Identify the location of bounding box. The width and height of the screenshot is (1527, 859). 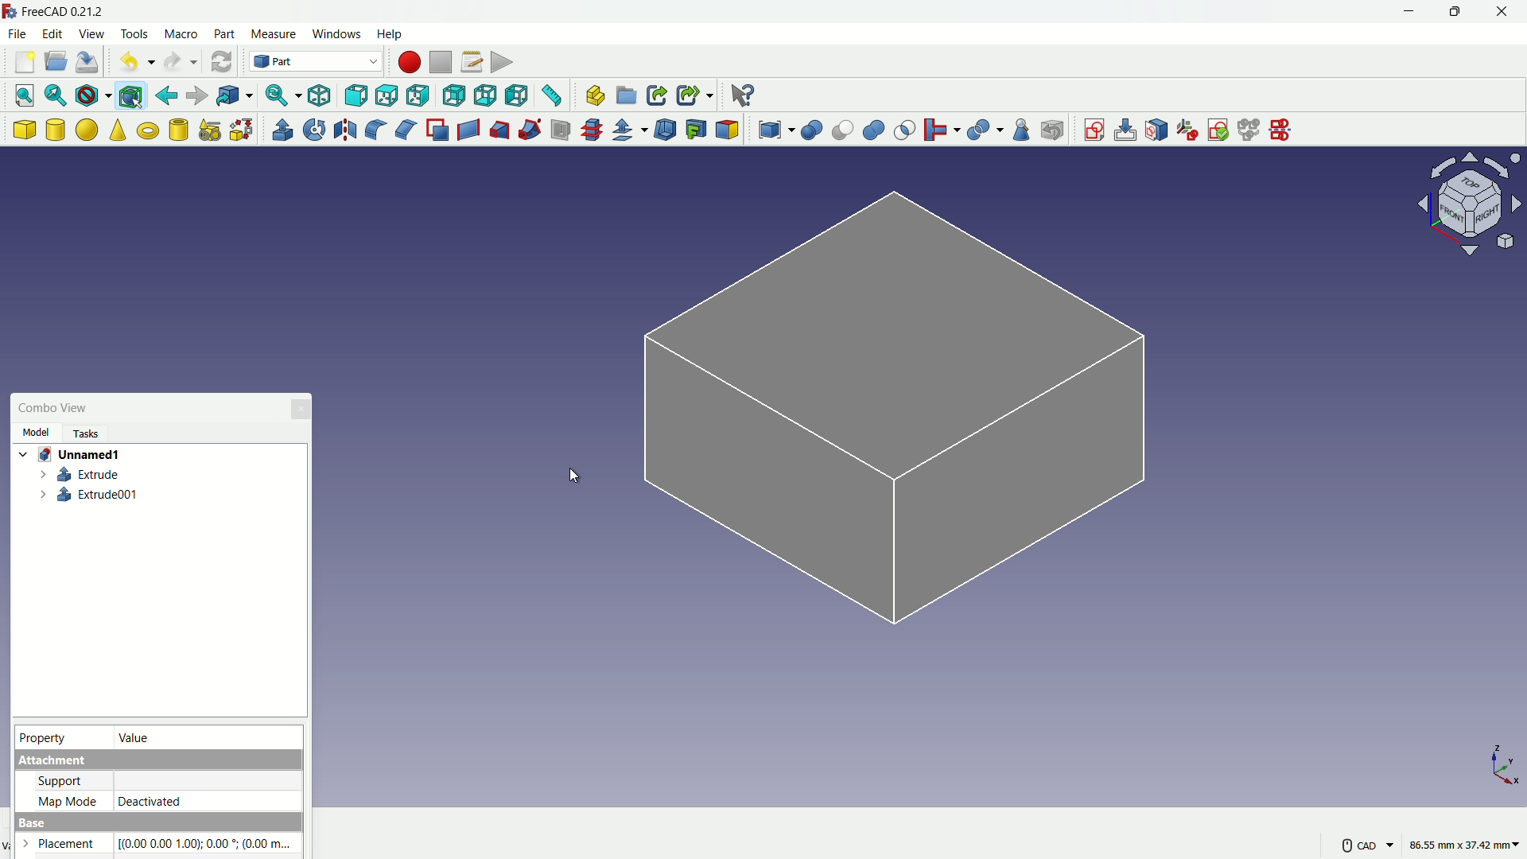
(130, 97).